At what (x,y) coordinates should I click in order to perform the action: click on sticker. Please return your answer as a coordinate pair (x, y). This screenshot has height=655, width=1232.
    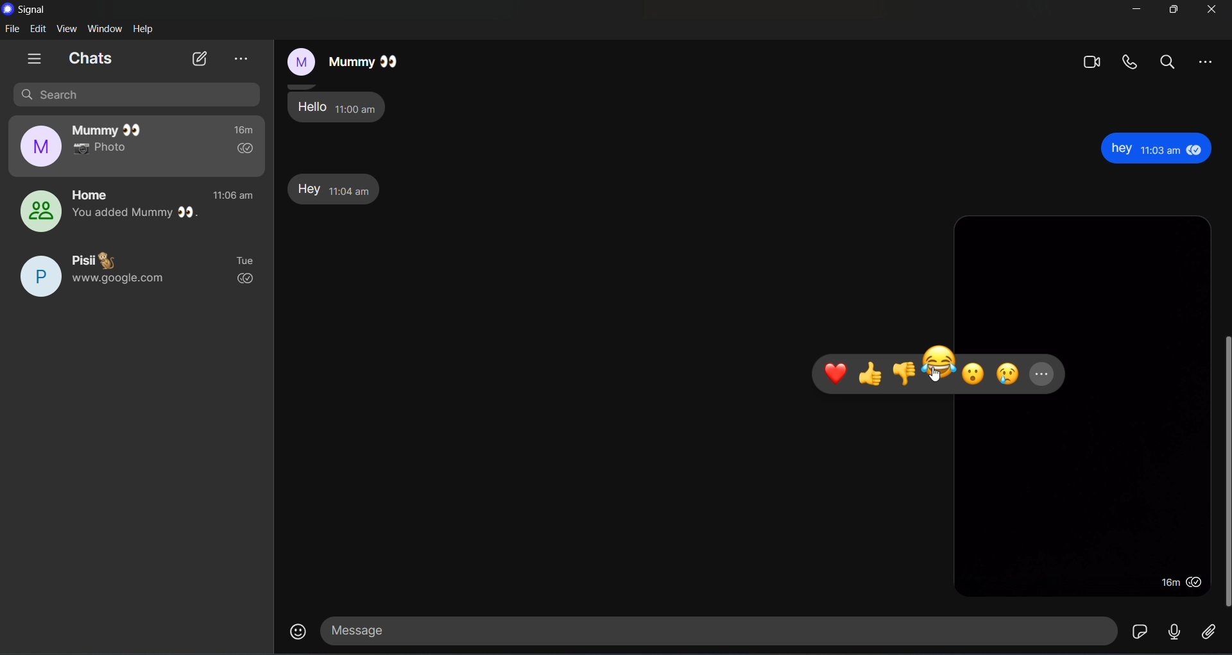
    Looking at the image, I should click on (1140, 632).